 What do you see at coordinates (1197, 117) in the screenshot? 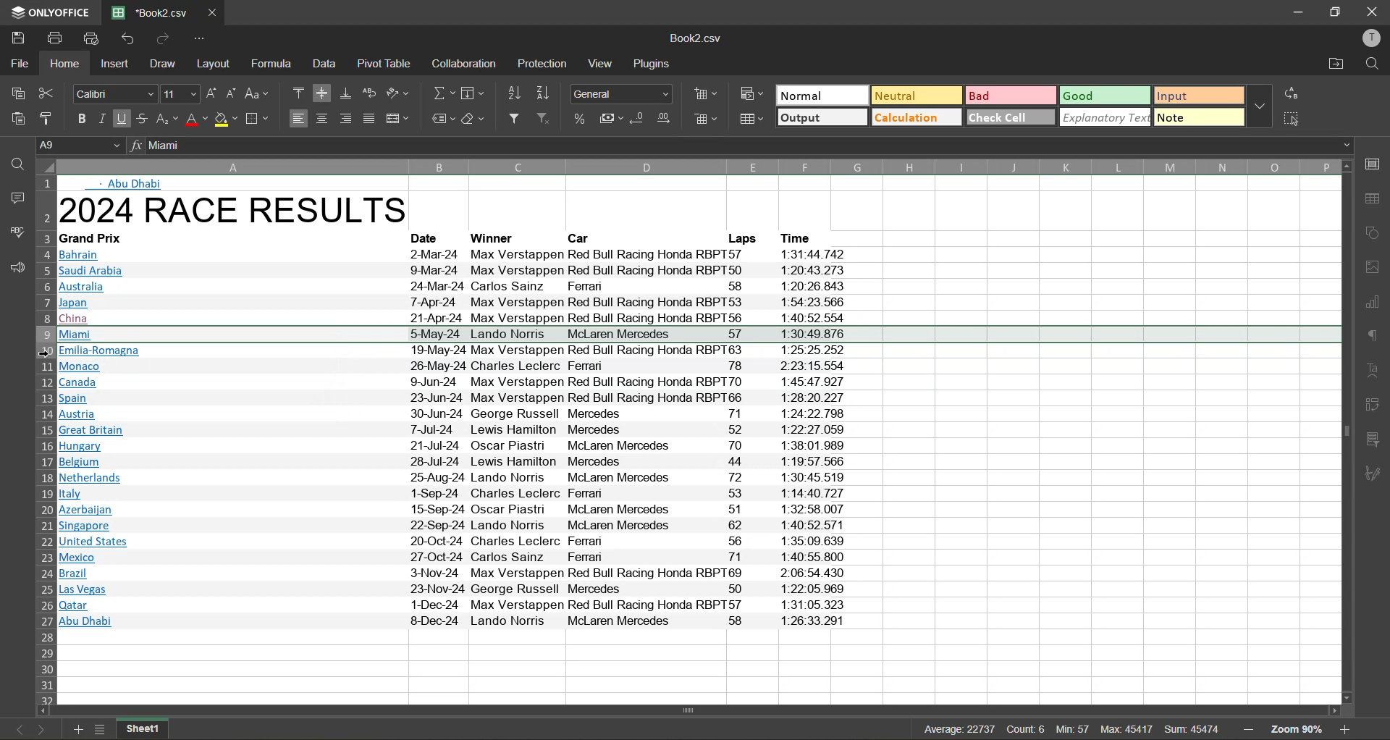
I see `note` at bounding box center [1197, 117].